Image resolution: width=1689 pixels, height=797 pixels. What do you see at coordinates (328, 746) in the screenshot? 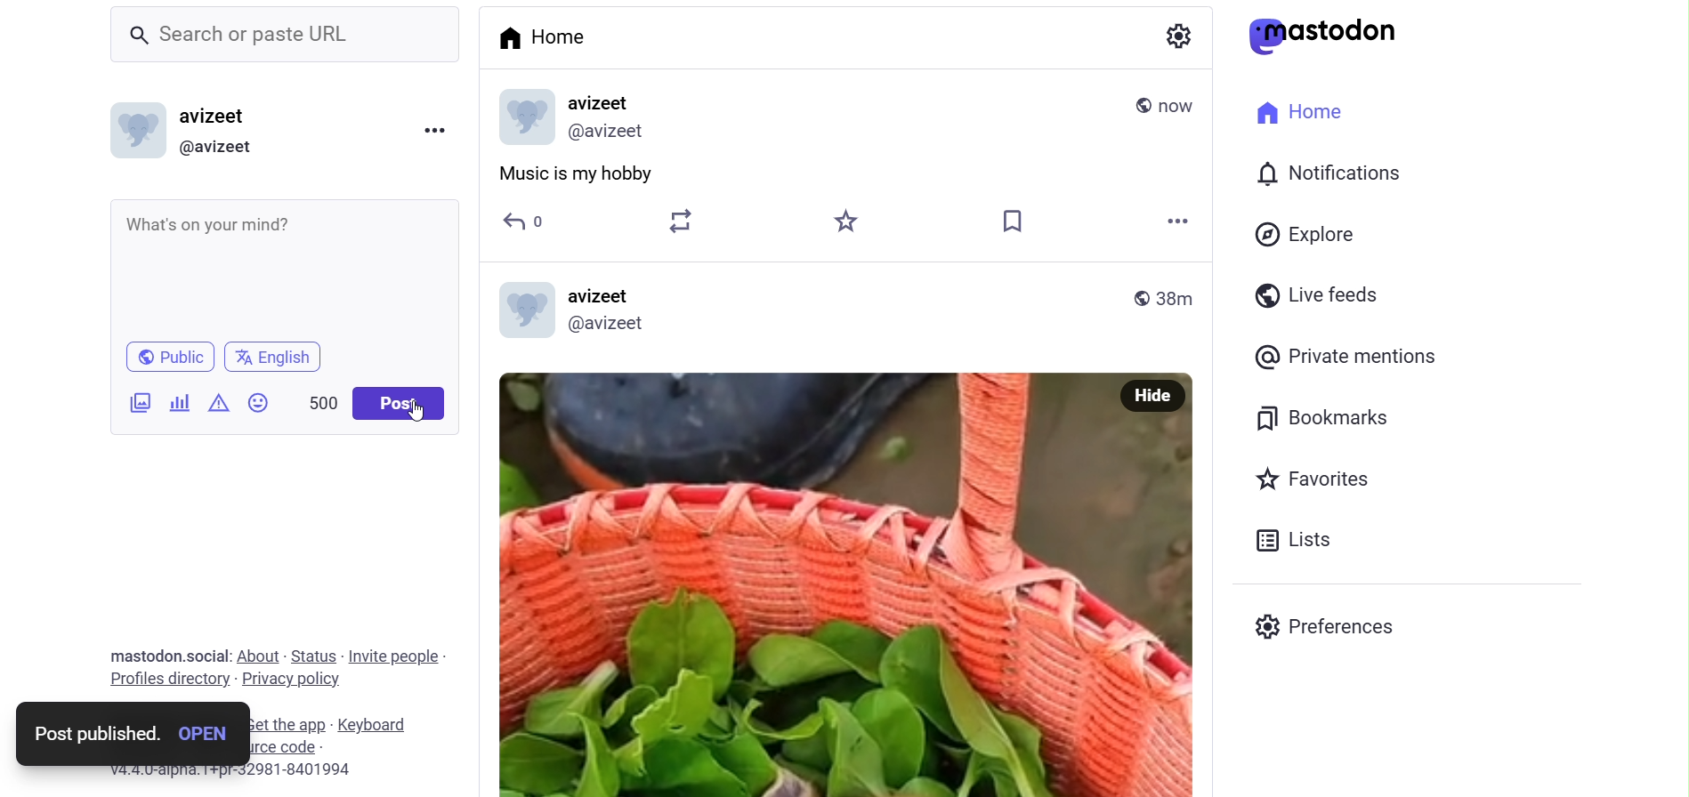
I see `view Source Code` at bounding box center [328, 746].